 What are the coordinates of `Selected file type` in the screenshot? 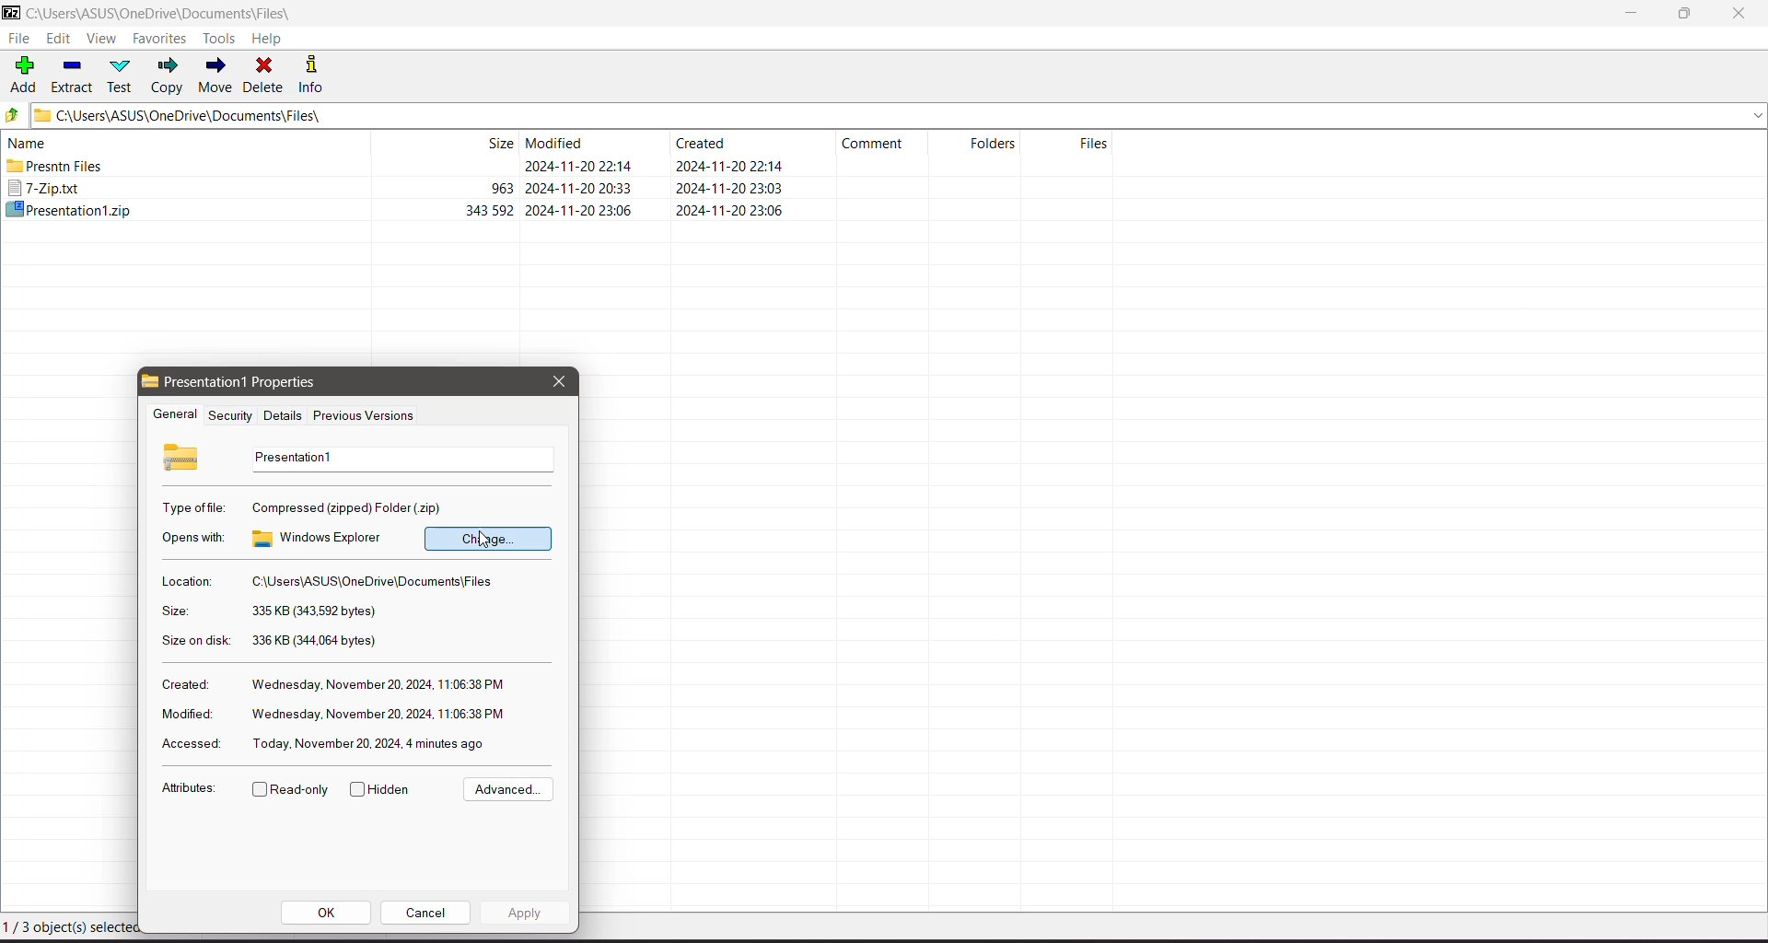 It's located at (350, 506).